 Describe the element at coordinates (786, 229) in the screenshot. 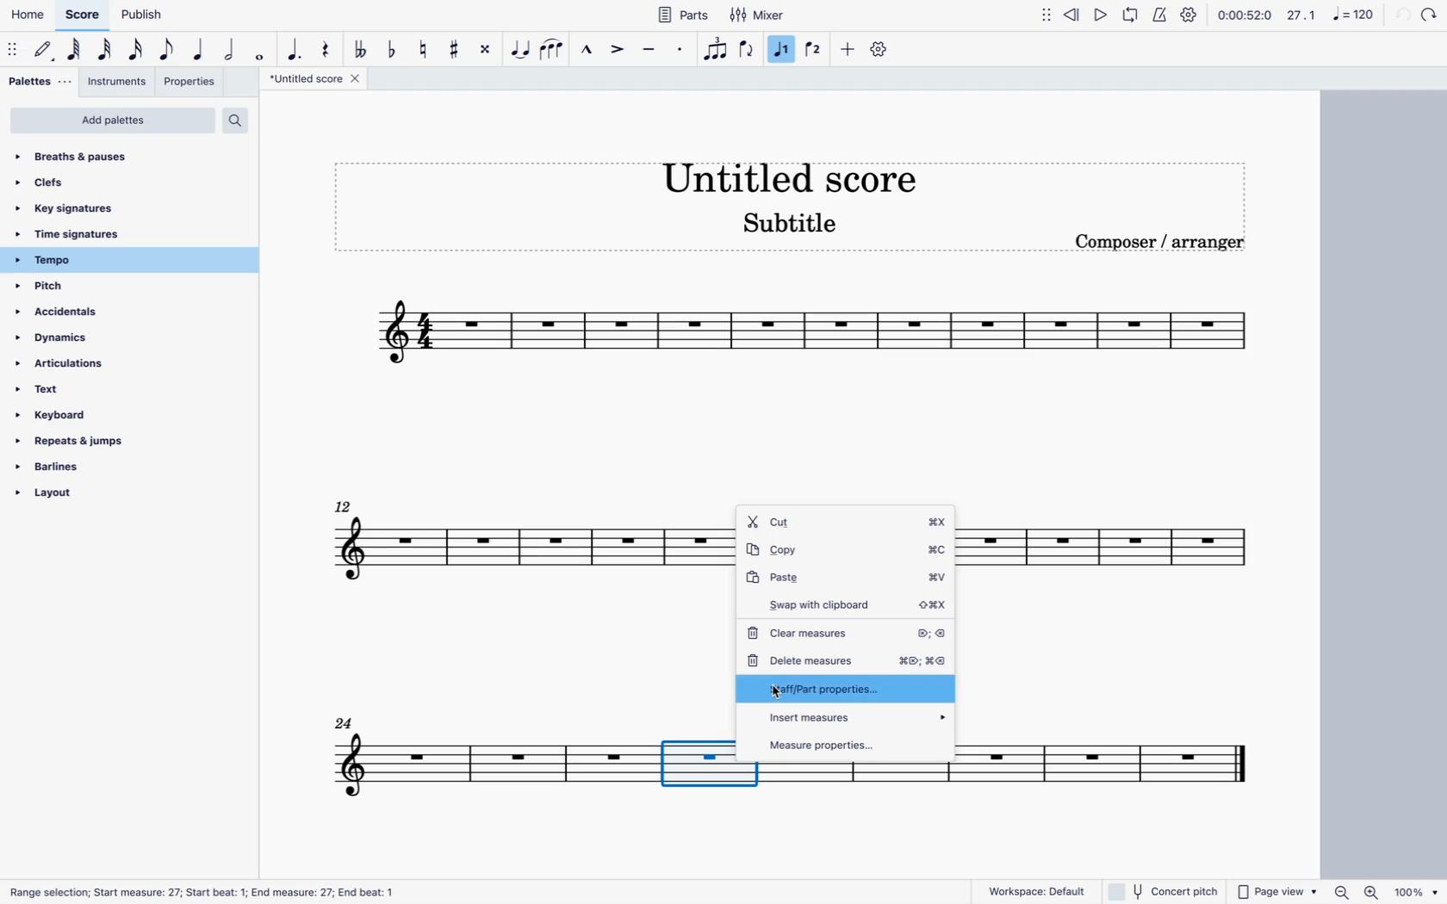

I see `score subtitle` at that location.